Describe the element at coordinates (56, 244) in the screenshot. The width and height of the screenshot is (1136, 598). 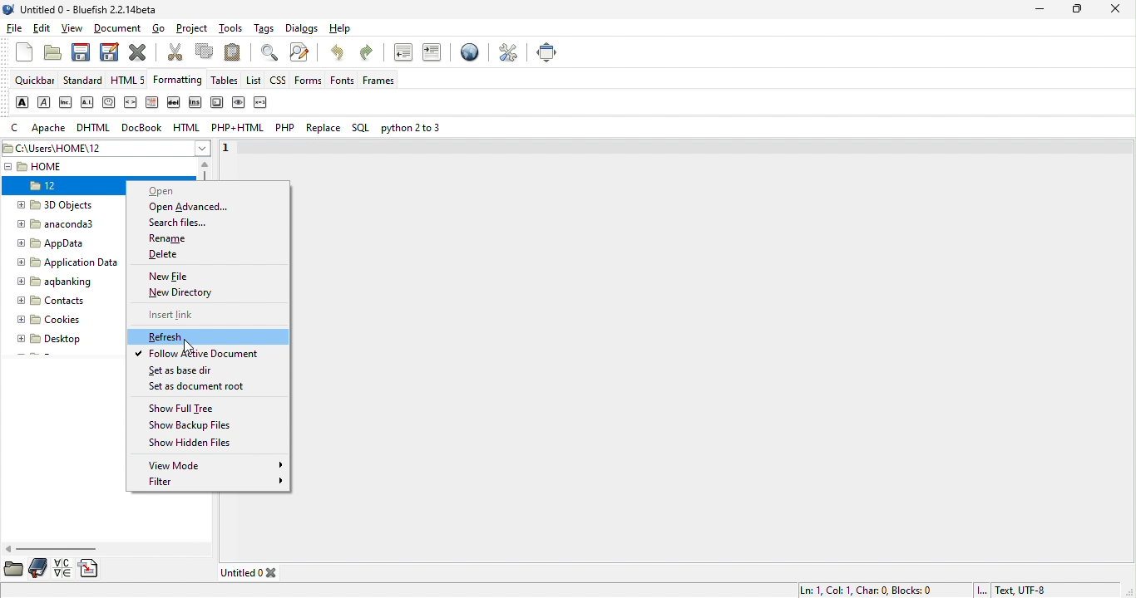
I see `appdata` at that location.